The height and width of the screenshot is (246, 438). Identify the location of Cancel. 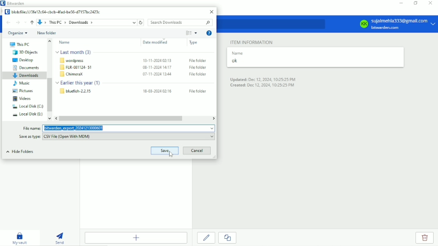
(197, 151).